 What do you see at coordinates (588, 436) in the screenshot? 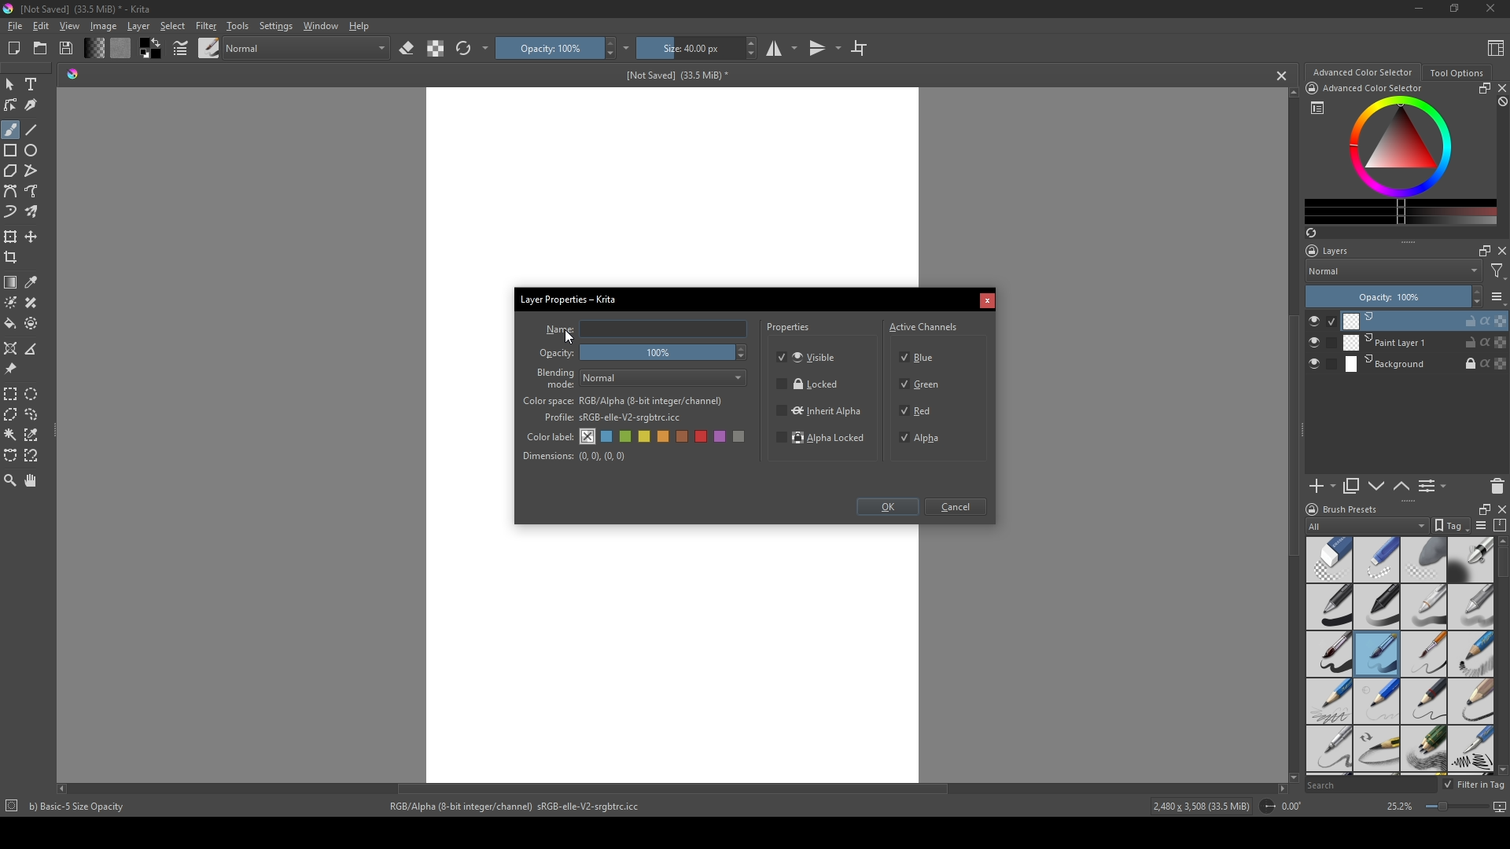
I see `no color` at bounding box center [588, 436].